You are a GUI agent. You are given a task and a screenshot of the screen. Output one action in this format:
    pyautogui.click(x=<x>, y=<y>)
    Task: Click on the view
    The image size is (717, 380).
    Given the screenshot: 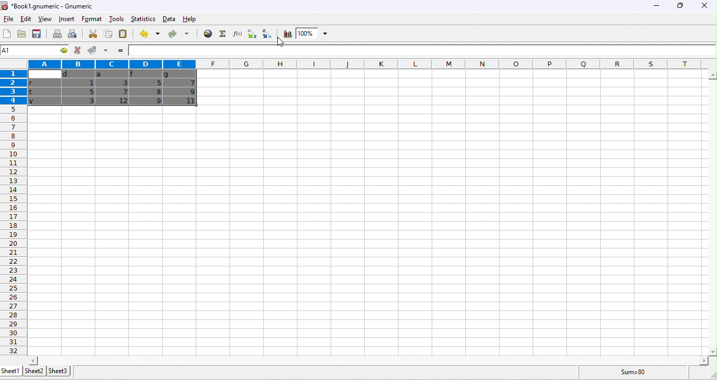 What is the action you would take?
    pyautogui.click(x=45, y=19)
    